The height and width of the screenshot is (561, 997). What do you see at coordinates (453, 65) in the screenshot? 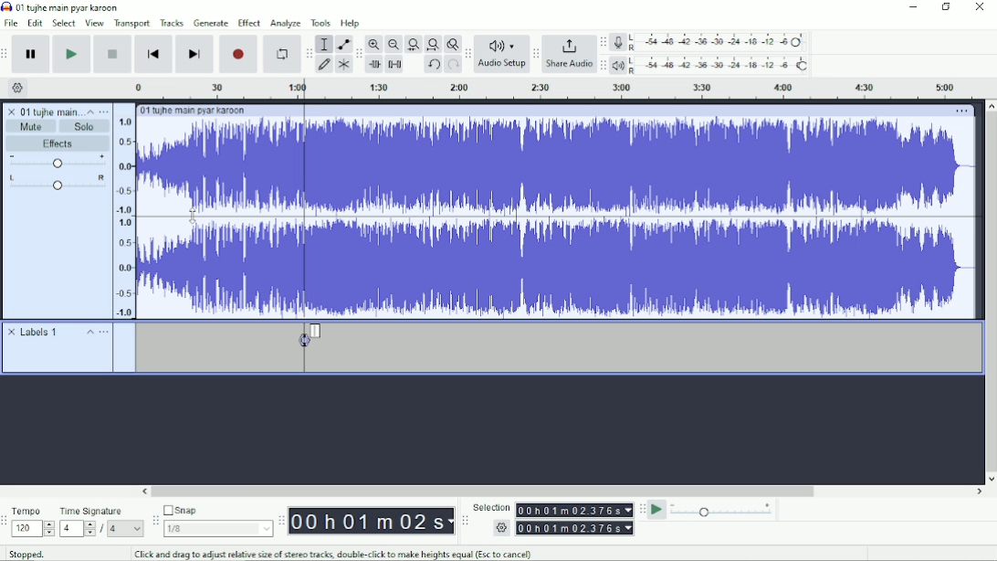
I see `Redo` at bounding box center [453, 65].